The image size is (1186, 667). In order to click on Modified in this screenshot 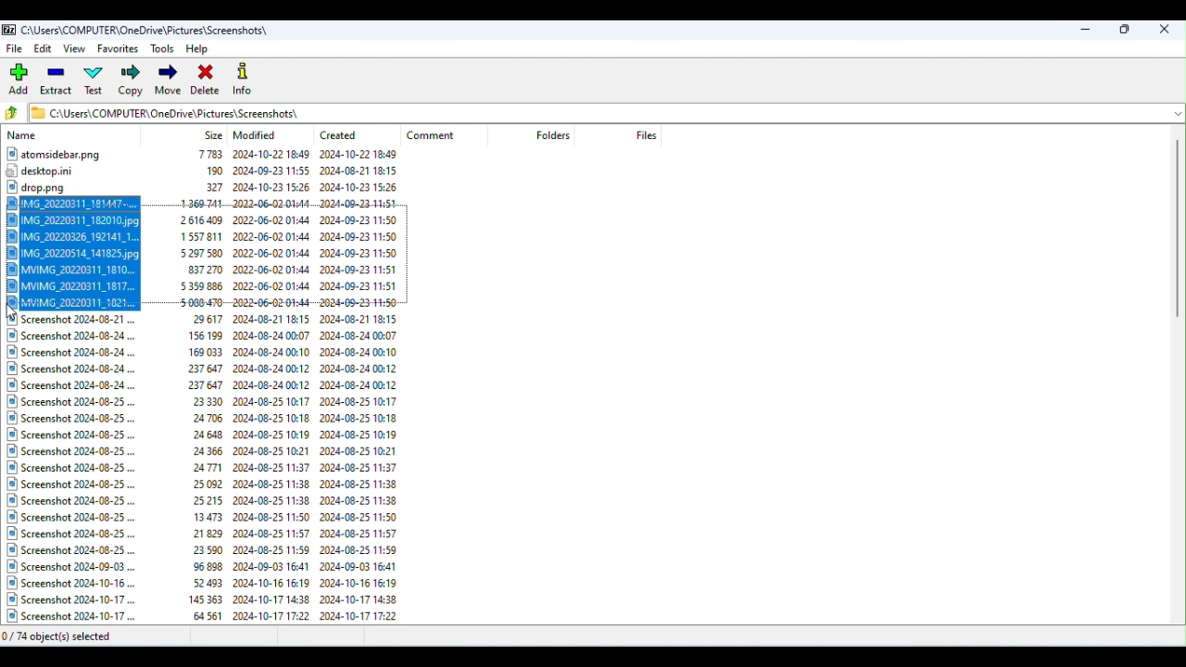, I will do `click(259, 135)`.